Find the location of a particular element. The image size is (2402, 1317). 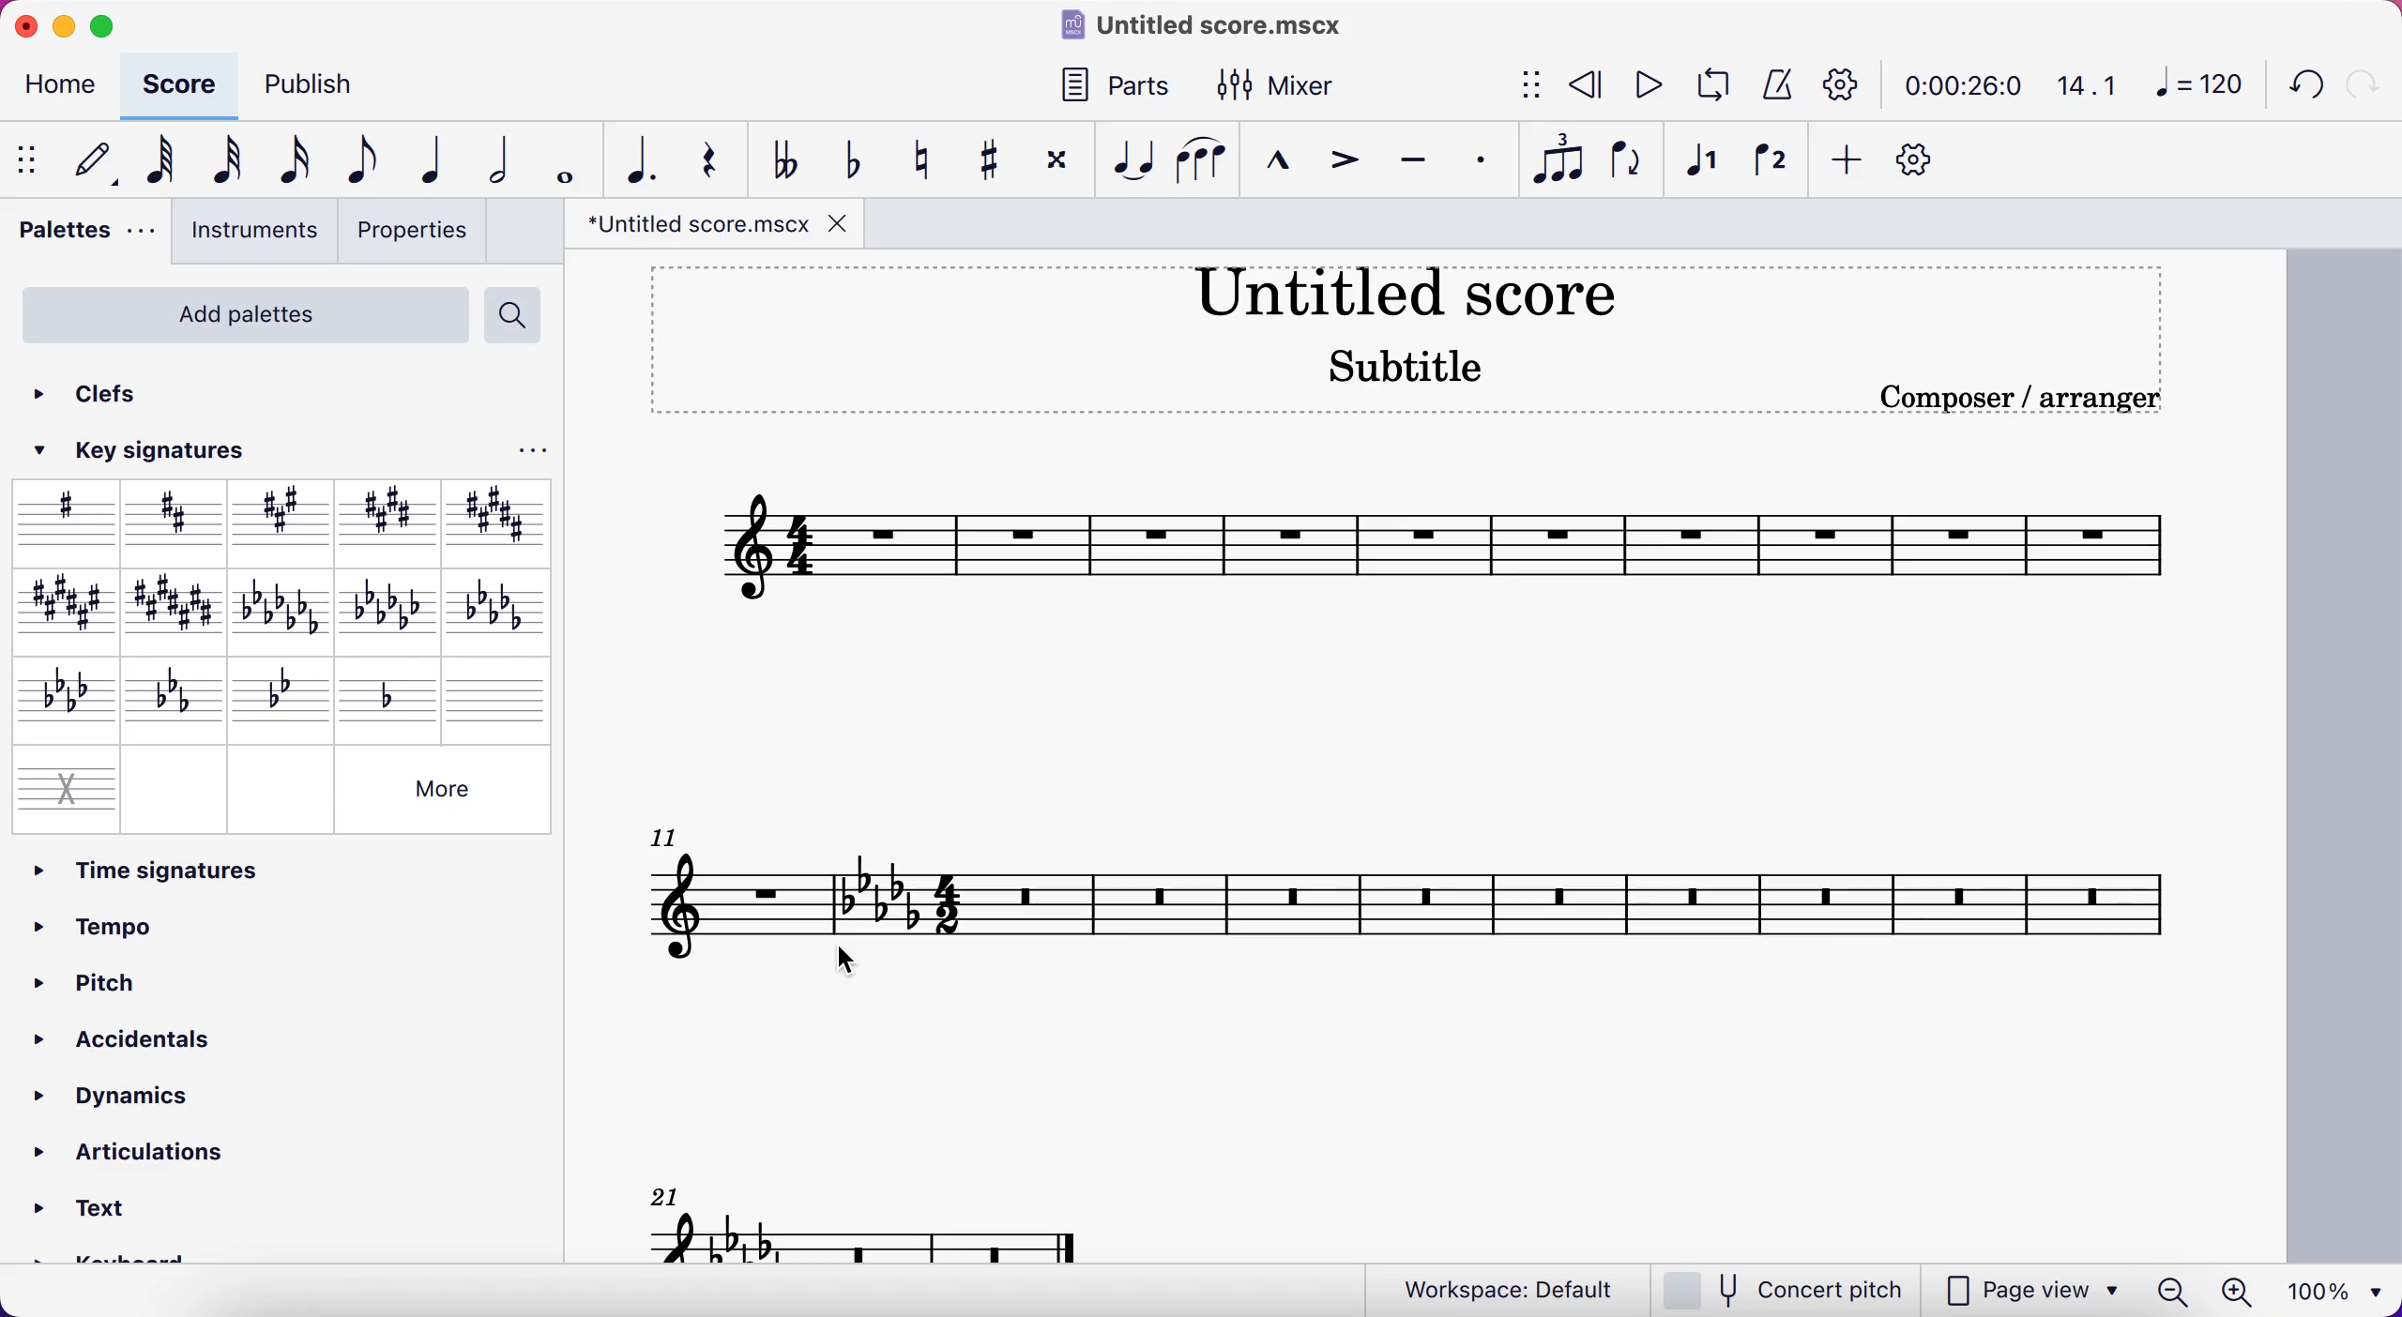

score is located at coordinates (1439, 539).